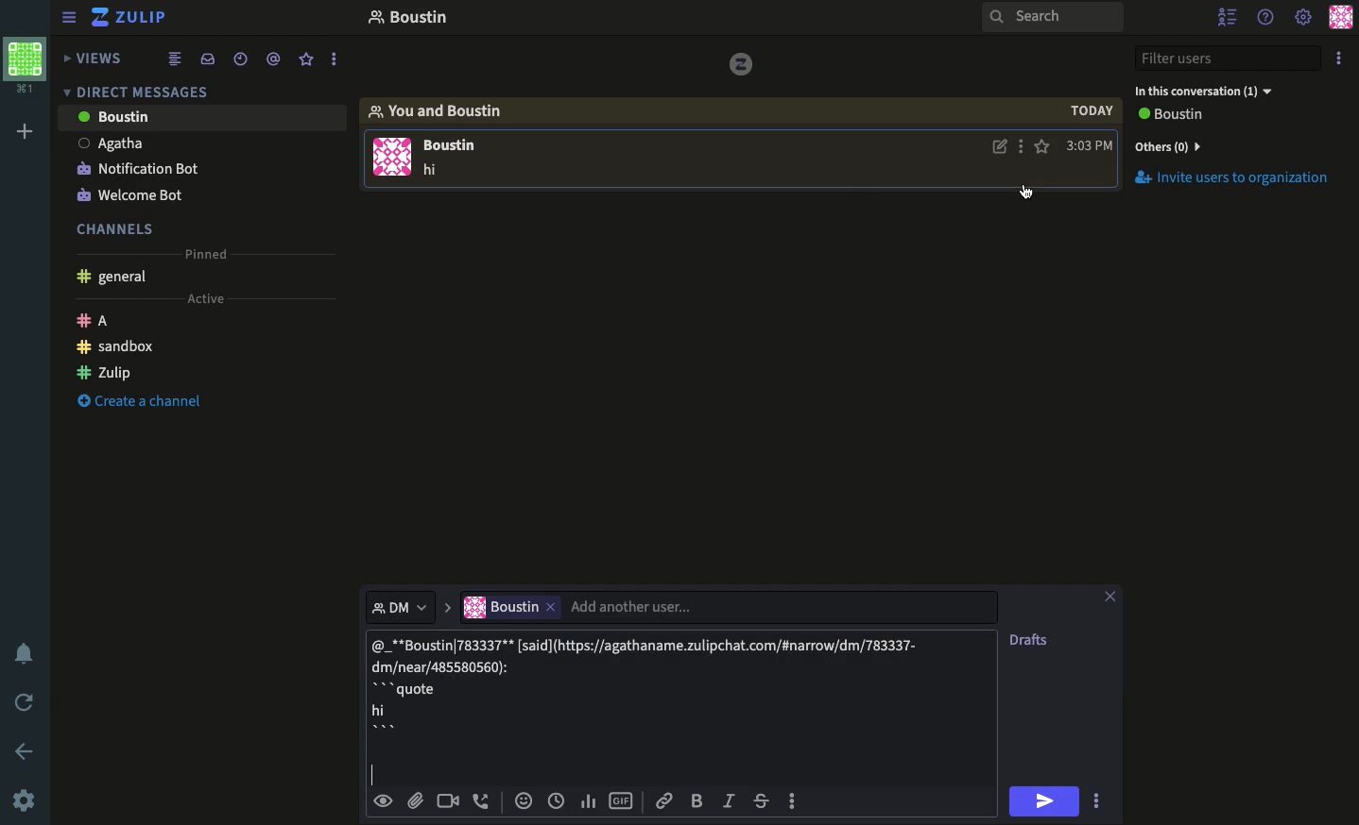 This screenshot has height=825, width=1359. What do you see at coordinates (1266, 16) in the screenshot?
I see `Help` at bounding box center [1266, 16].